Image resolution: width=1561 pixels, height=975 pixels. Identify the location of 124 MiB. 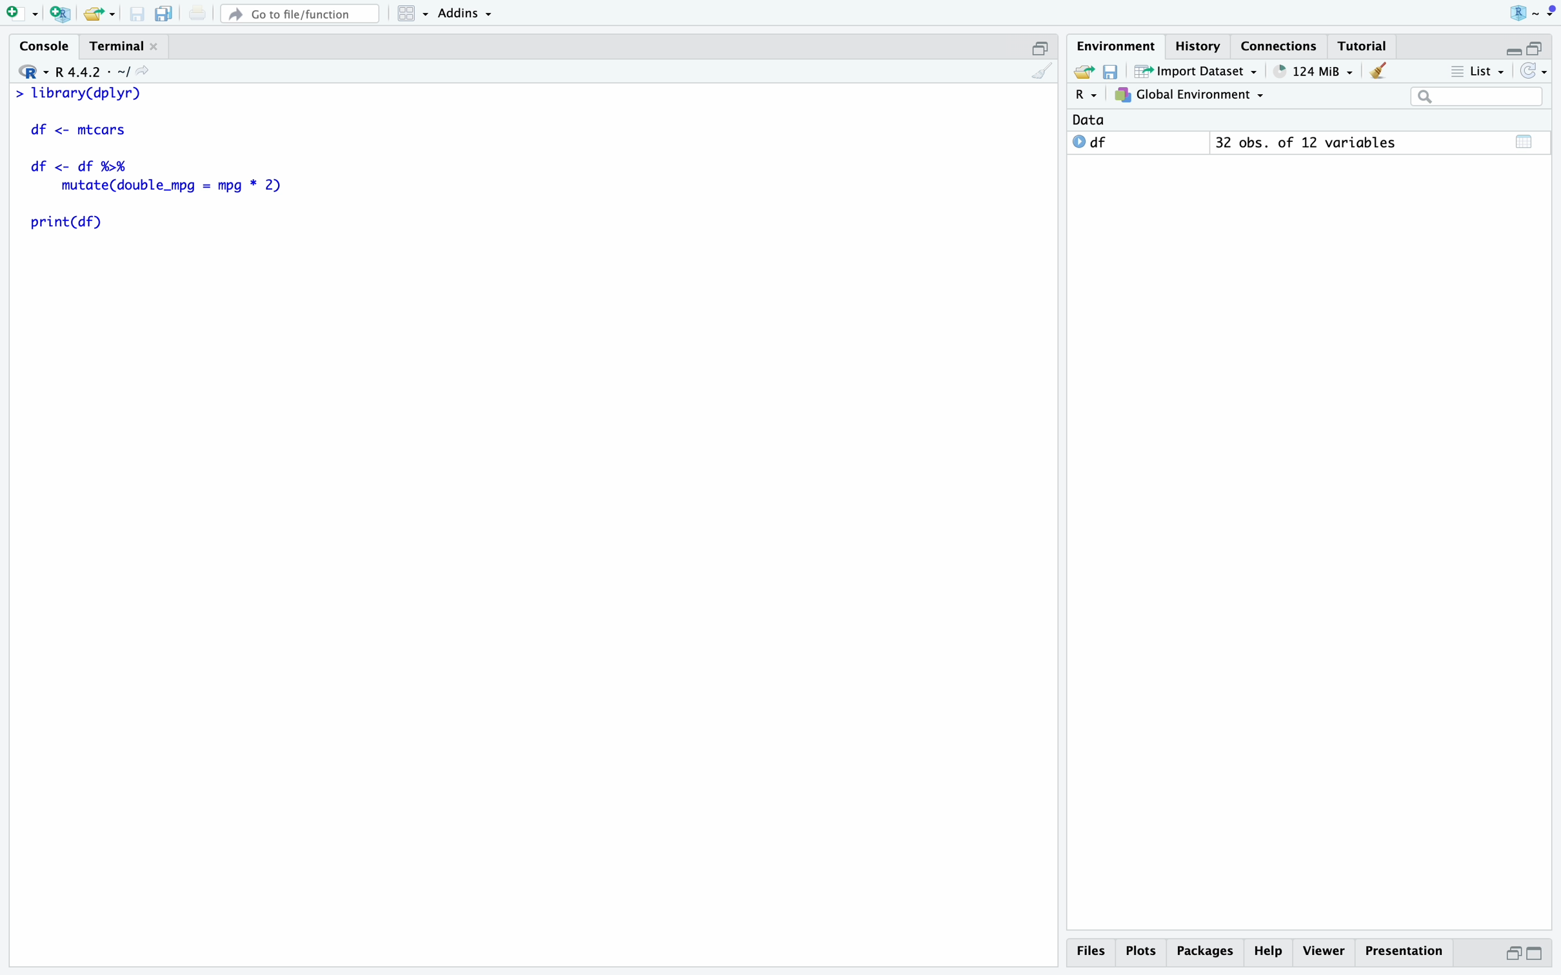
(1315, 72).